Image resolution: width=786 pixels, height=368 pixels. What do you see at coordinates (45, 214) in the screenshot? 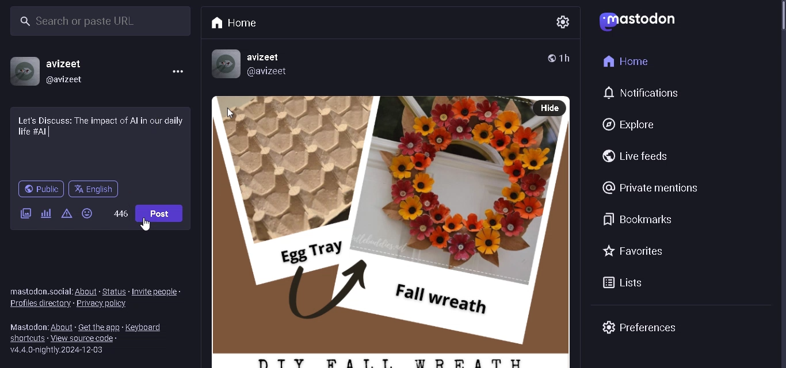
I see `ADD POLL` at bounding box center [45, 214].